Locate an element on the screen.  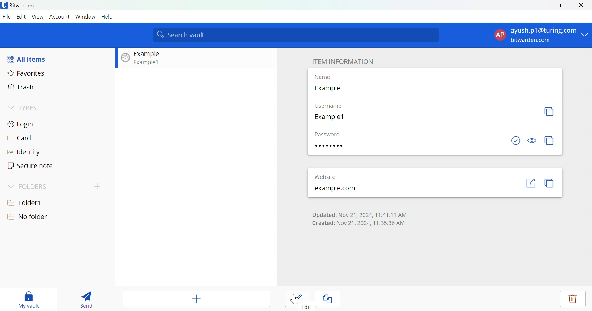
cursor is located at coordinates (98, 187).